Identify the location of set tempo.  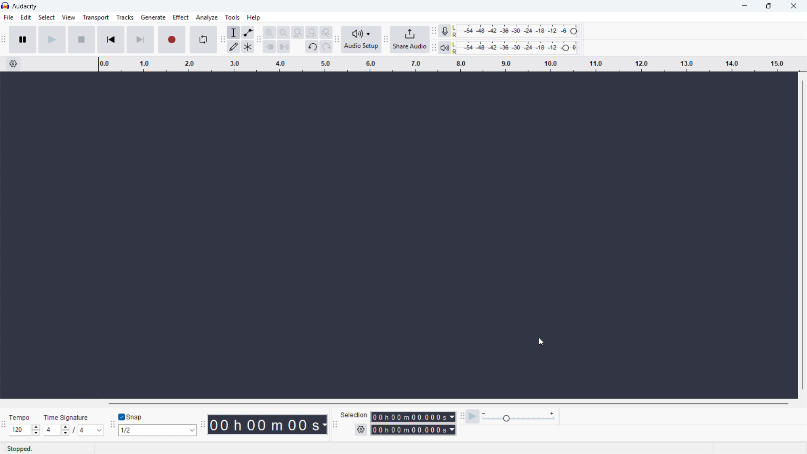
(24, 425).